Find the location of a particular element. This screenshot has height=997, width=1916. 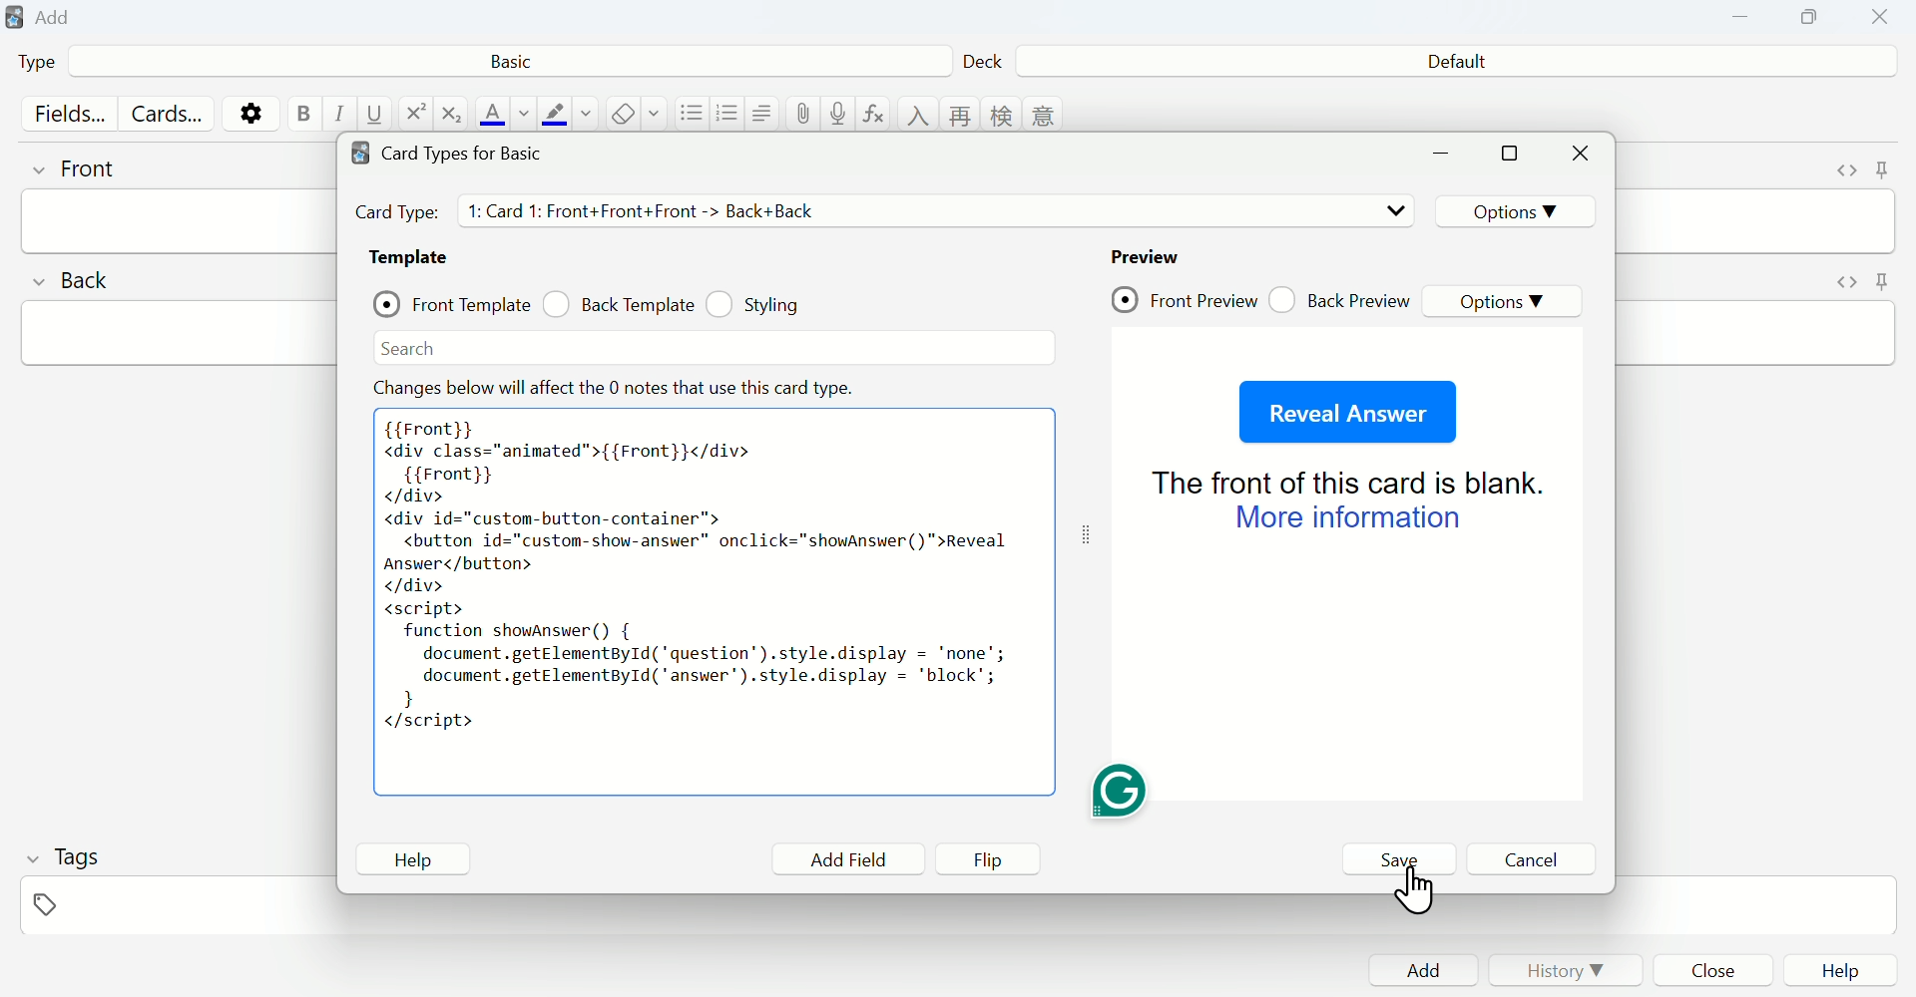

Add is located at coordinates (1423, 970).